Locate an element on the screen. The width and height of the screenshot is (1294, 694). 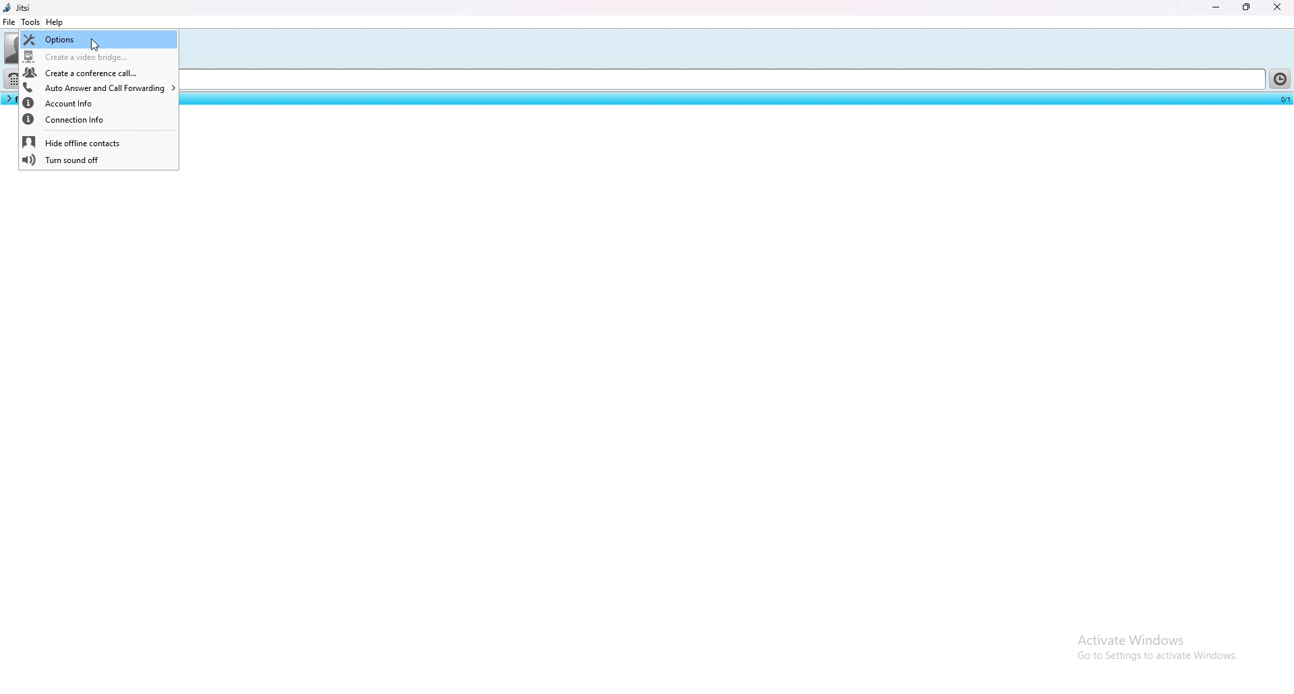
tools is located at coordinates (30, 22).